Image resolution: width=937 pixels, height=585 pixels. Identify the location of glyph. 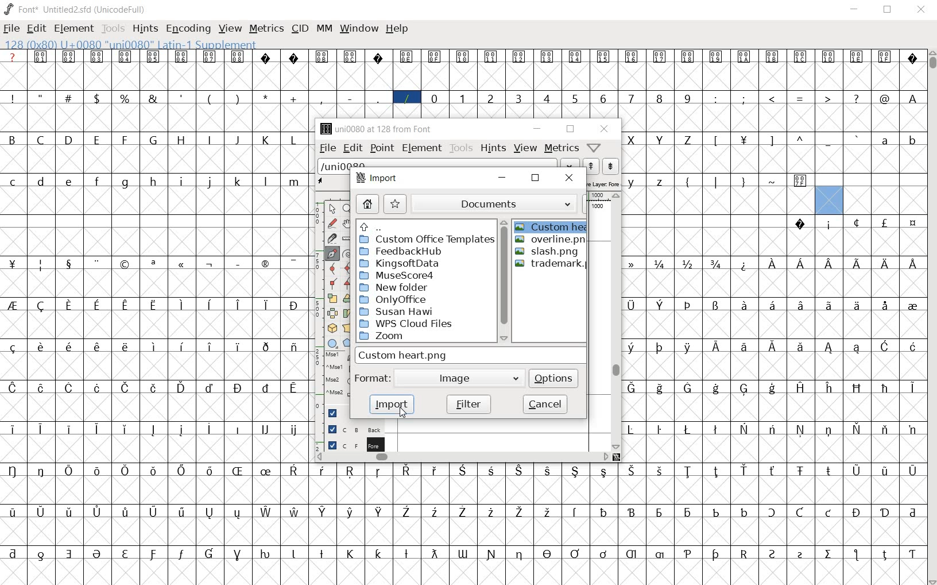
(800, 471).